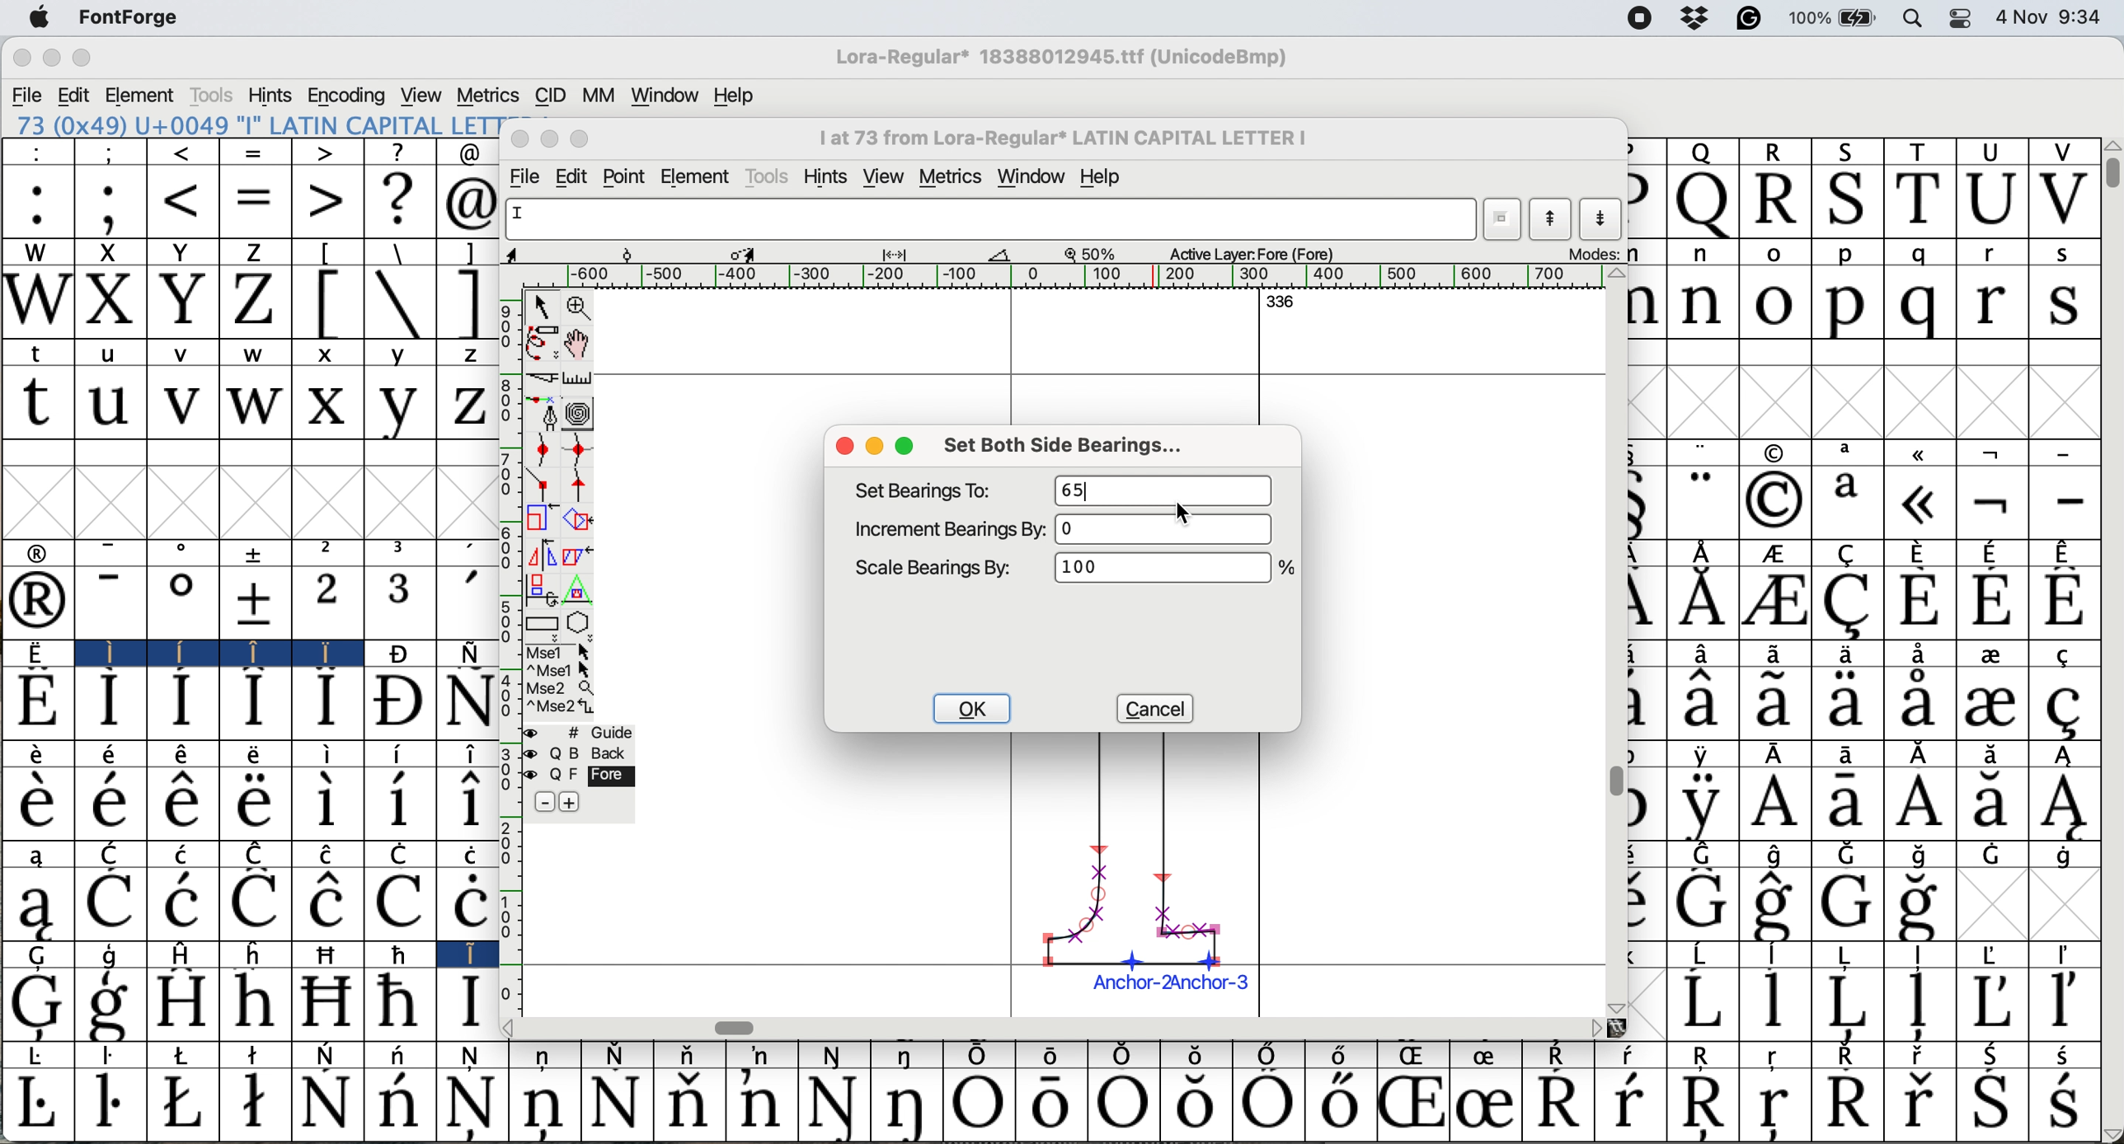 The height and width of the screenshot is (1144, 2124). I want to click on Symbol, so click(112, 1005).